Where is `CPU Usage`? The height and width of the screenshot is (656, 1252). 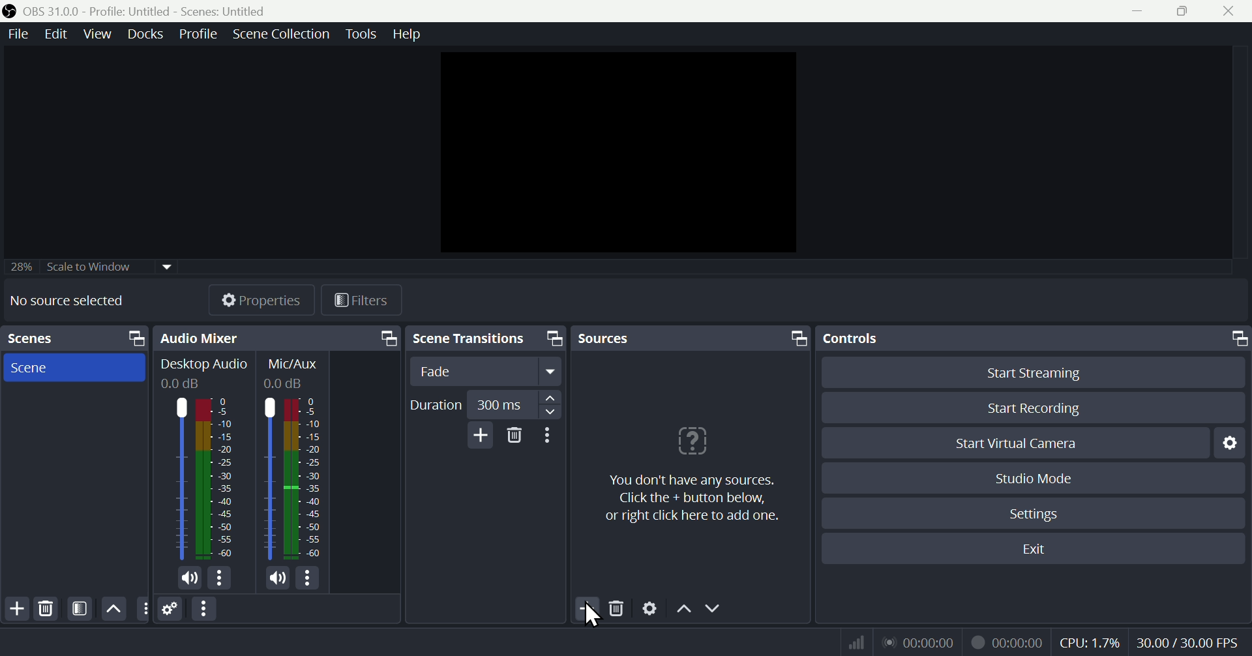
CPU Usage is located at coordinates (1090, 643).